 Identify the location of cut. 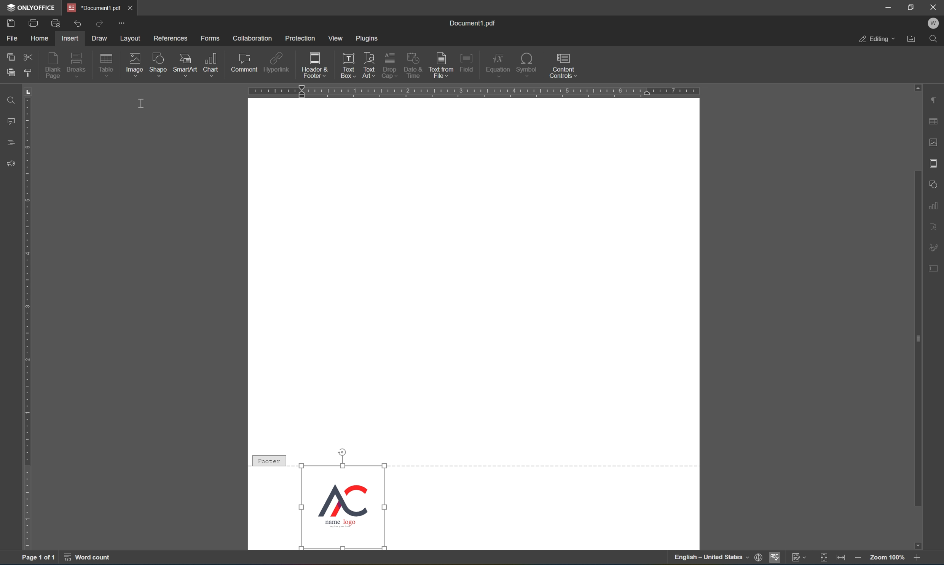
(27, 56).